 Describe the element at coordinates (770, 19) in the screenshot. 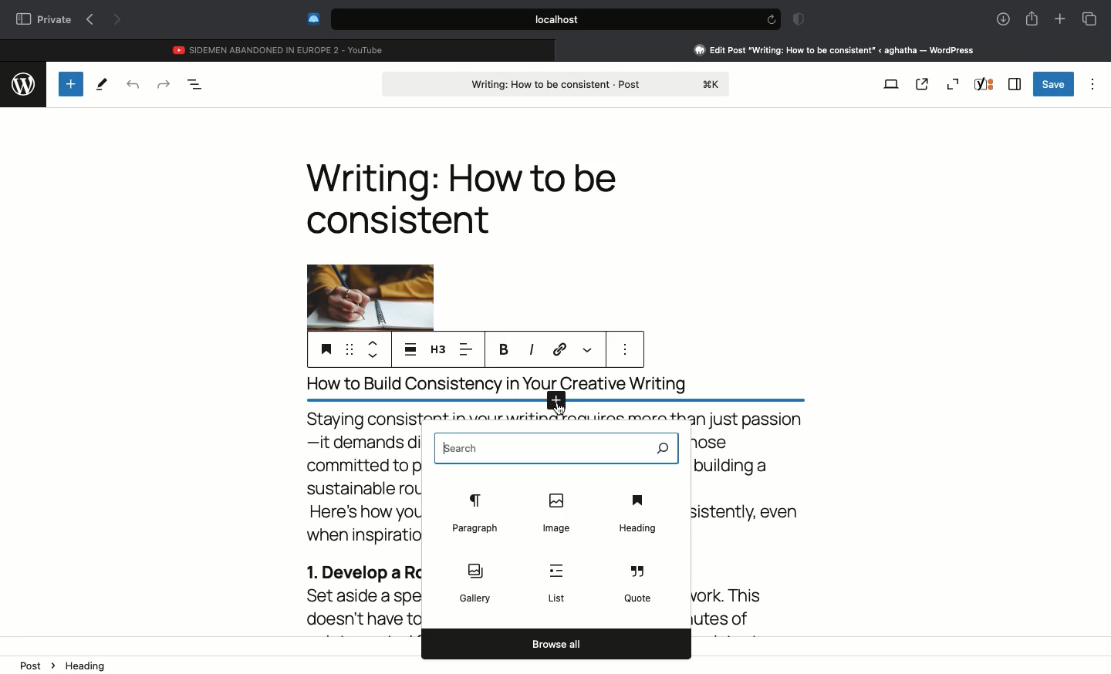

I see `refresh` at that location.